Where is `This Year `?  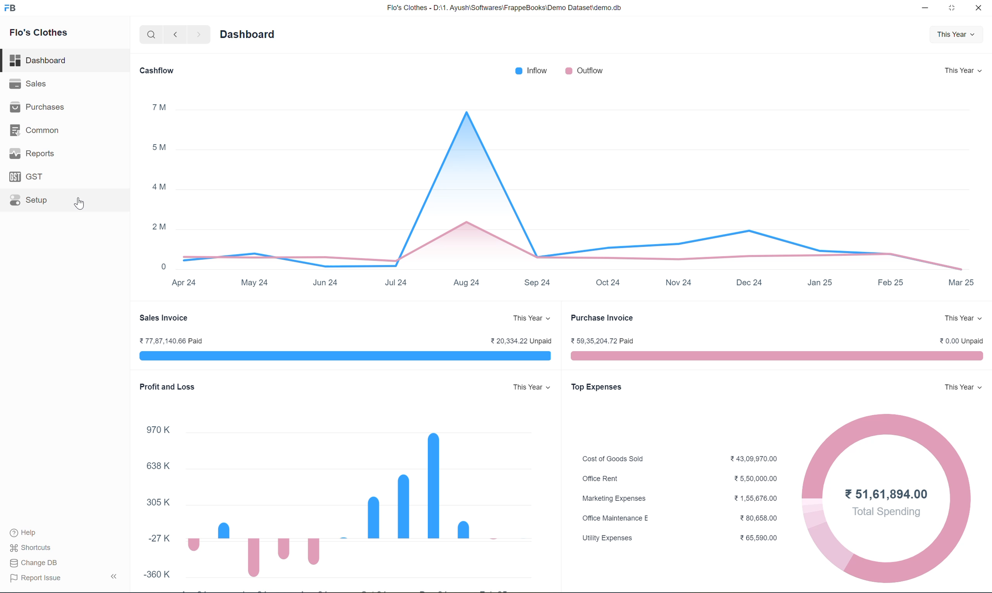 This Year  is located at coordinates (531, 318).